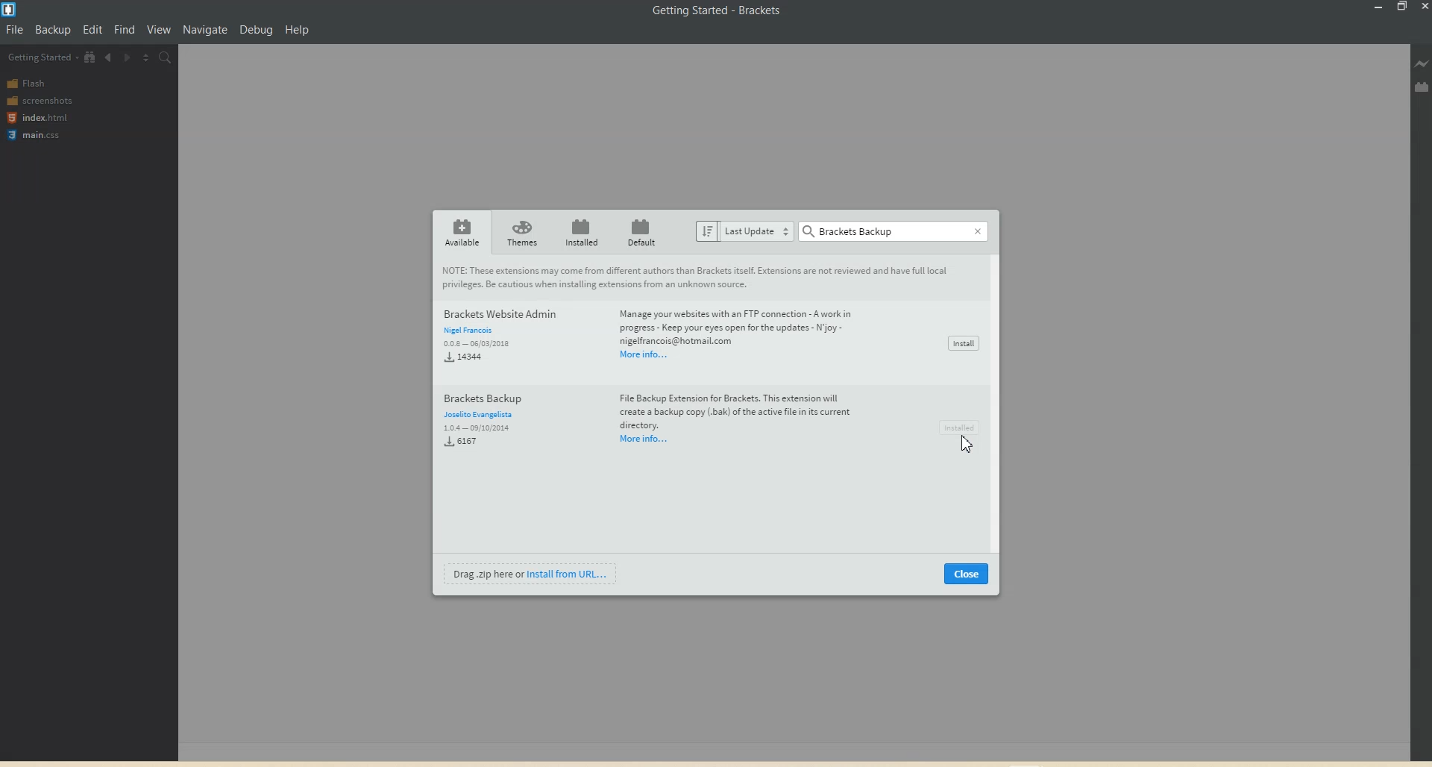 The height and width of the screenshot is (767, 1432). I want to click on Minimize, so click(1380, 7).